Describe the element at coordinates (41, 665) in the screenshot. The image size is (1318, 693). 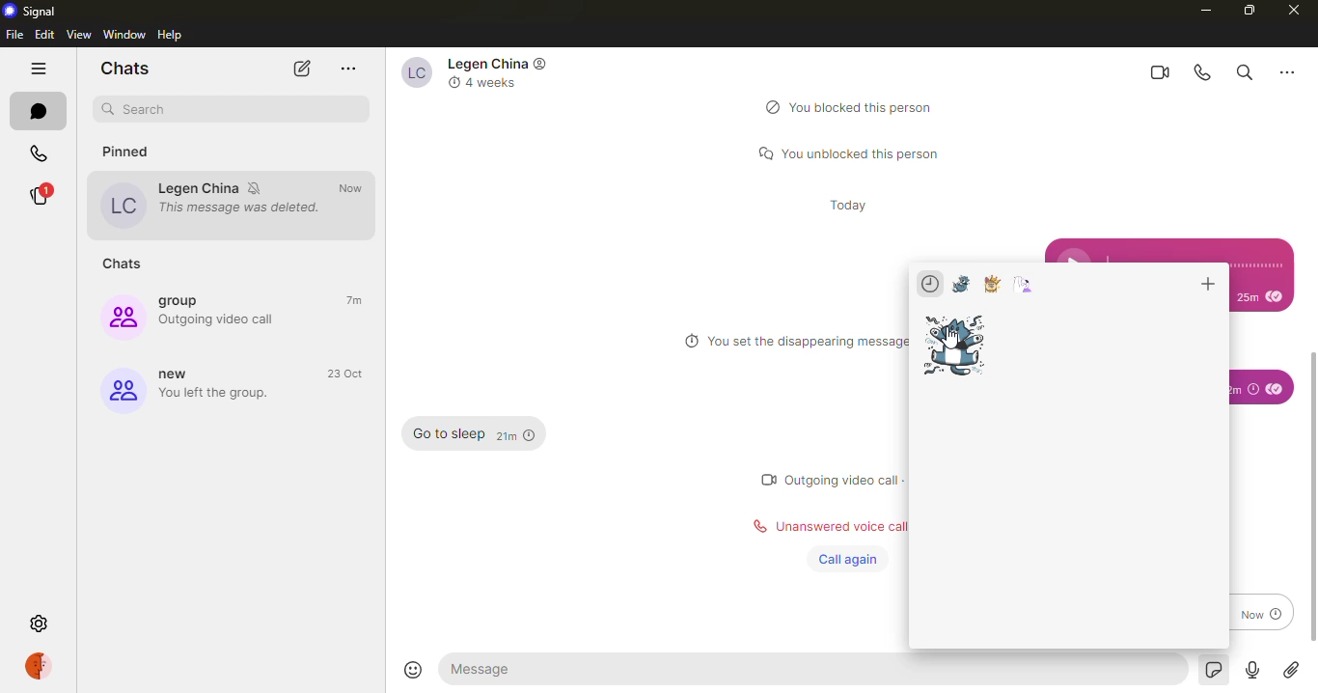
I see `profile` at that location.